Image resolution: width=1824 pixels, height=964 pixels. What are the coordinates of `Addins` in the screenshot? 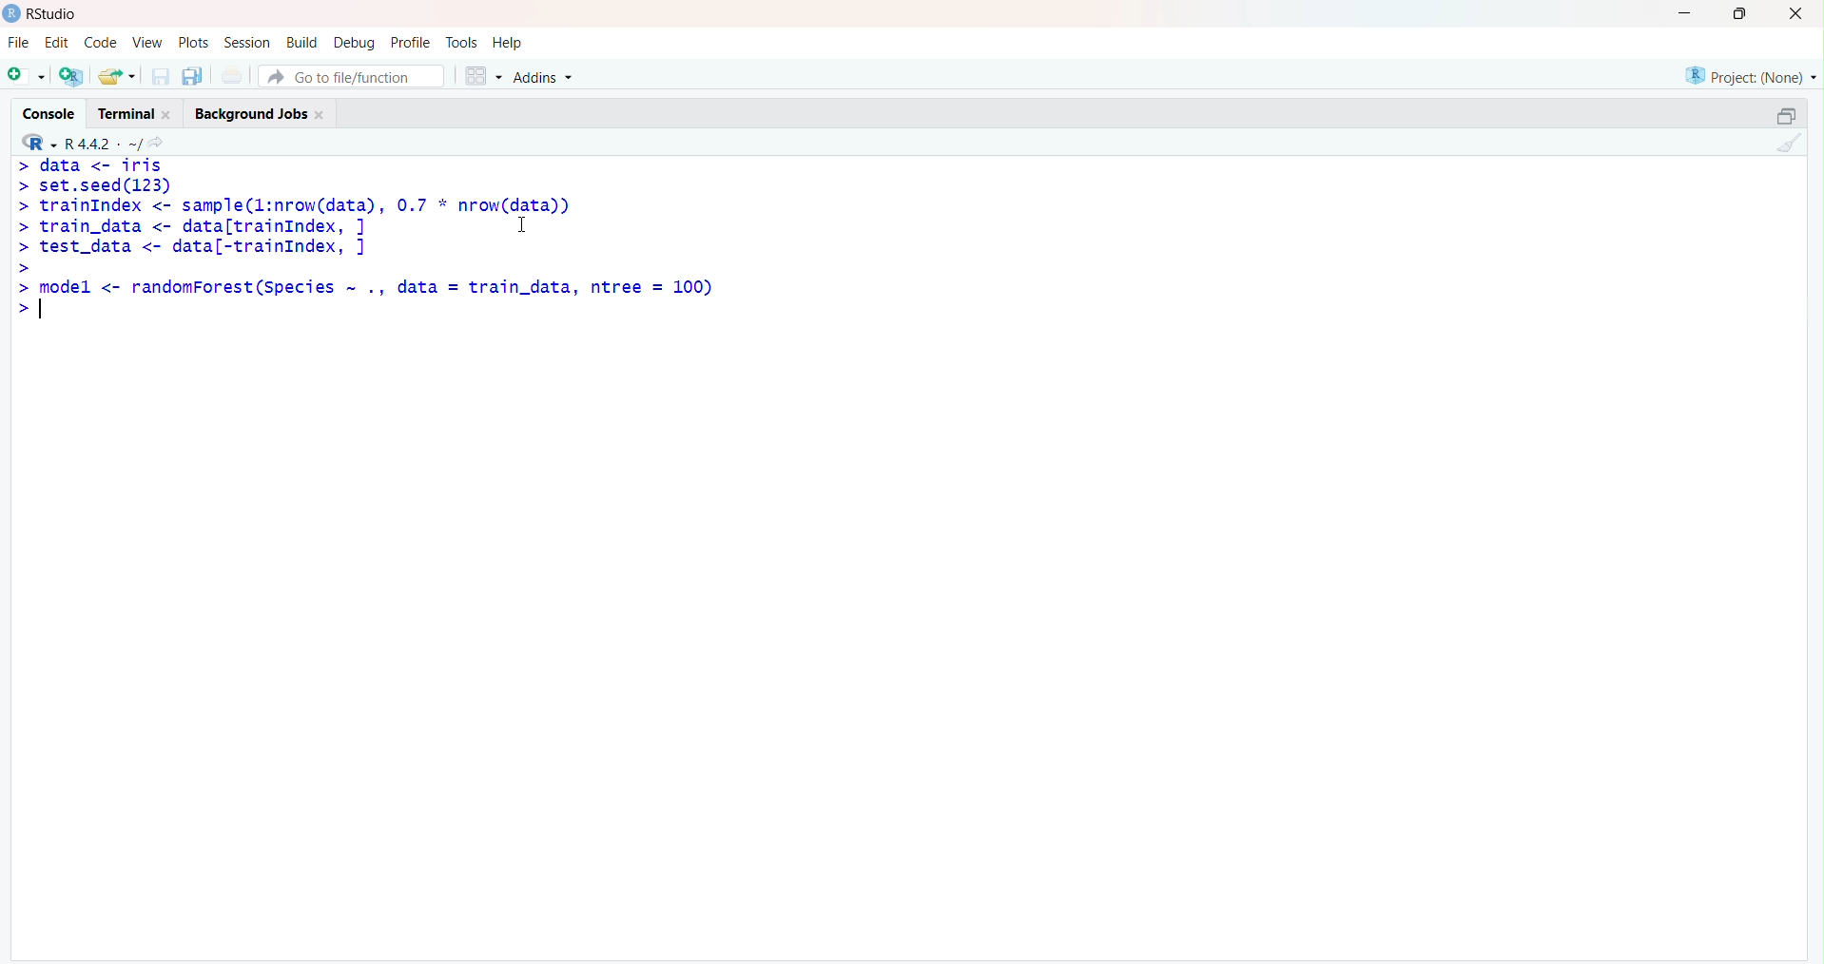 It's located at (546, 75).